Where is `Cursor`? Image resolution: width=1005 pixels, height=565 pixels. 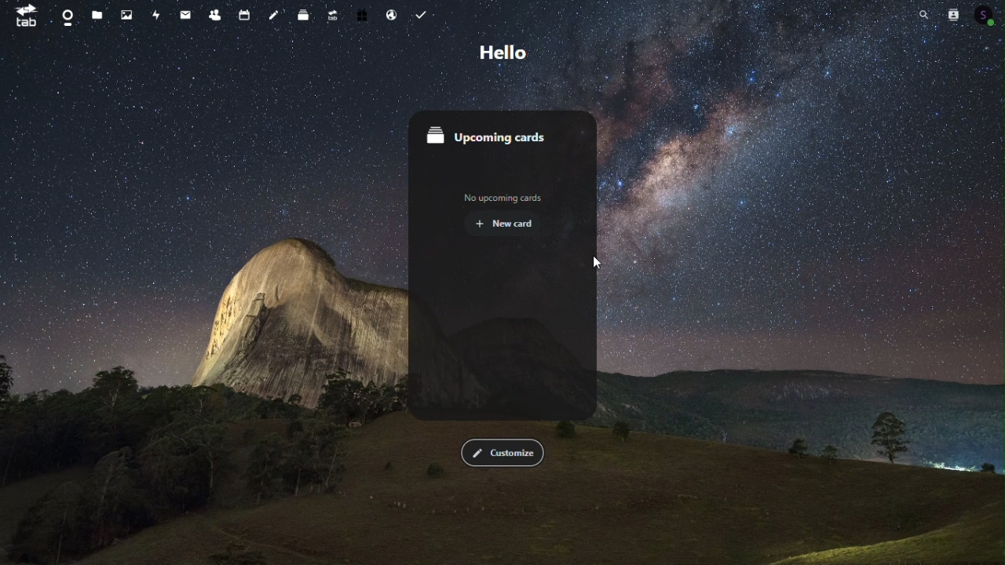 Cursor is located at coordinates (596, 264).